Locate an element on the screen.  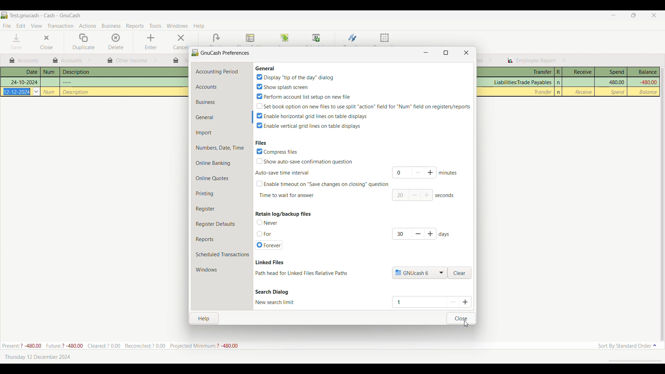
Delete is located at coordinates (116, 42).